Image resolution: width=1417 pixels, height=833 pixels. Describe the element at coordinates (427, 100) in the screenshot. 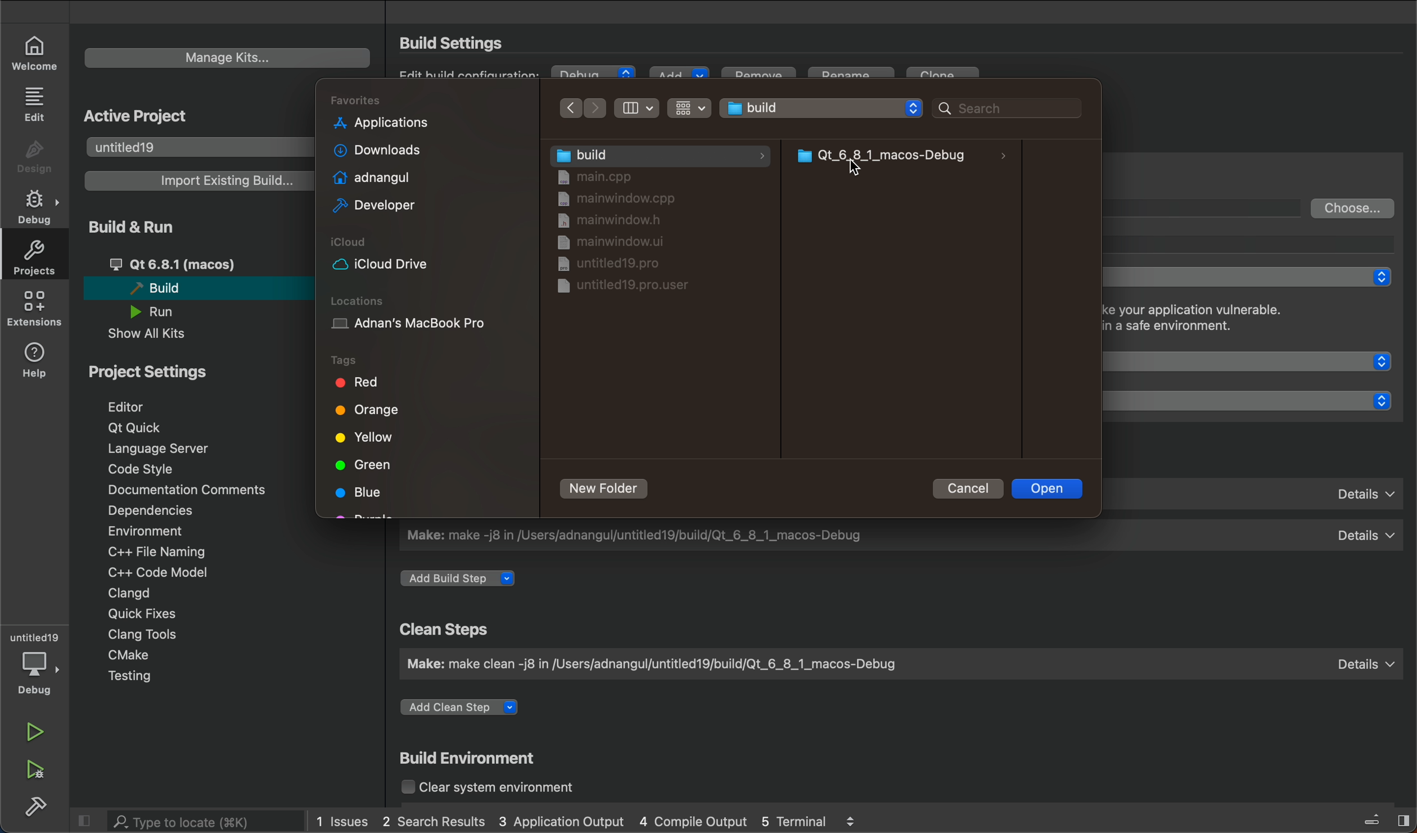

I see `folders` at that location.